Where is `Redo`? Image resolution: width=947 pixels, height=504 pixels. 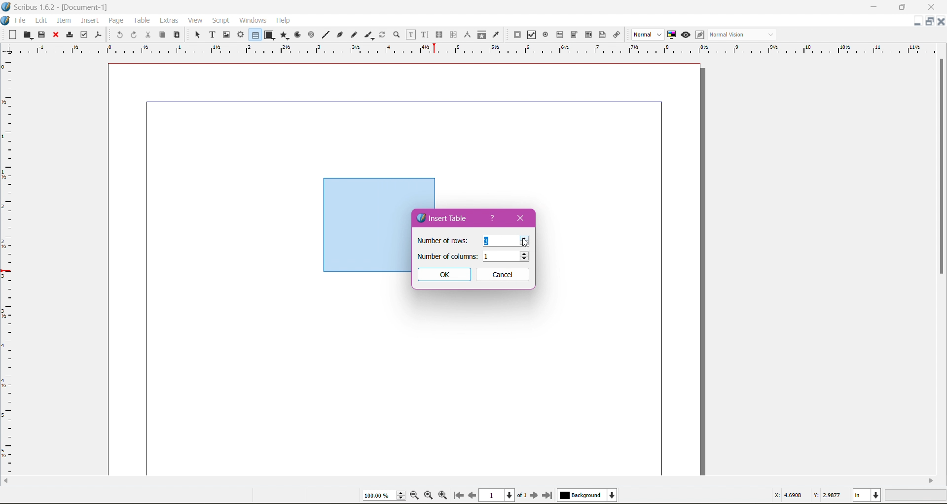
Redo is located at coordinates (132, 35).